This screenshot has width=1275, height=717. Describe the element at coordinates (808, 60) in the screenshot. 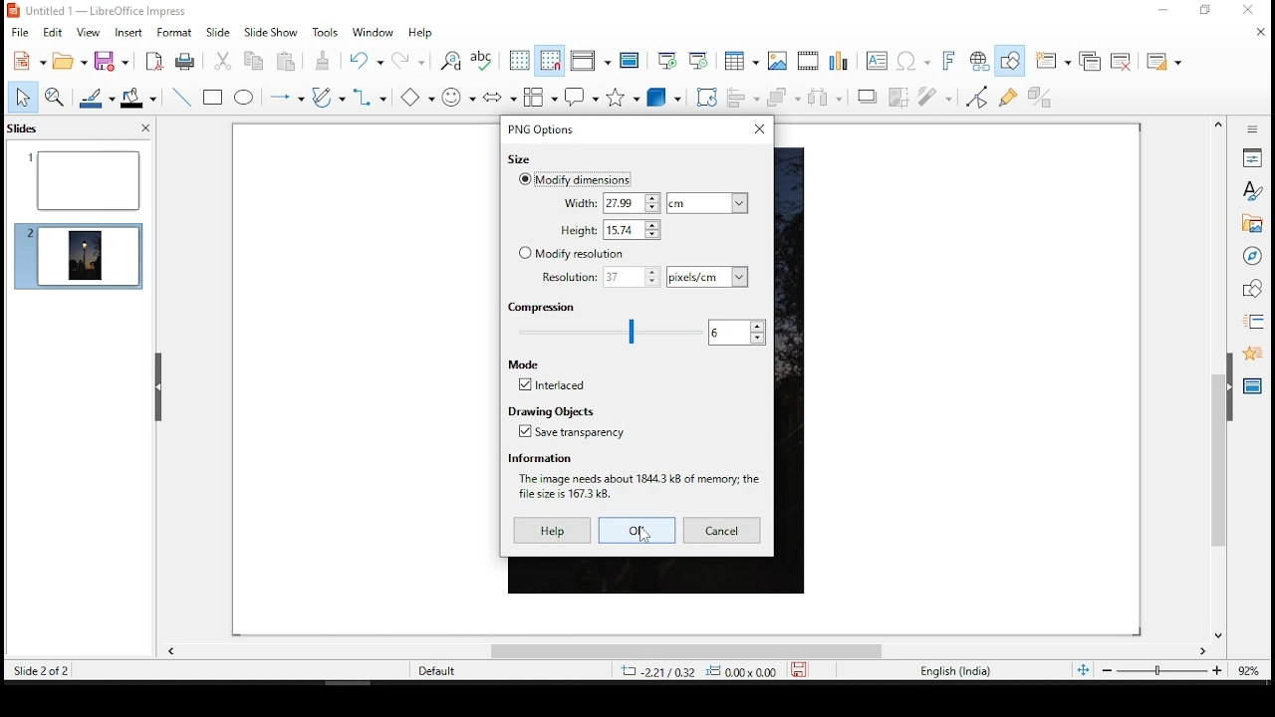

I see `insert audio and video` at that location.